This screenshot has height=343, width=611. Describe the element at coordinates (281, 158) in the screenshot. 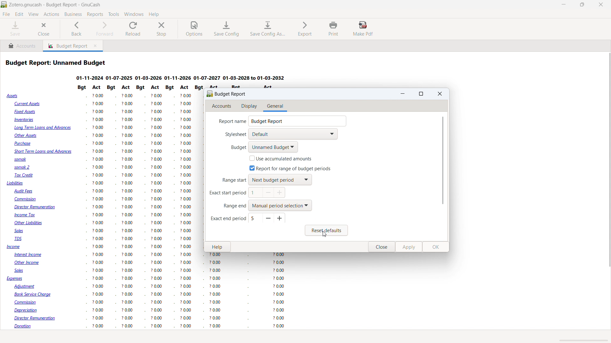

I see `use accumulated amounts` at that location.